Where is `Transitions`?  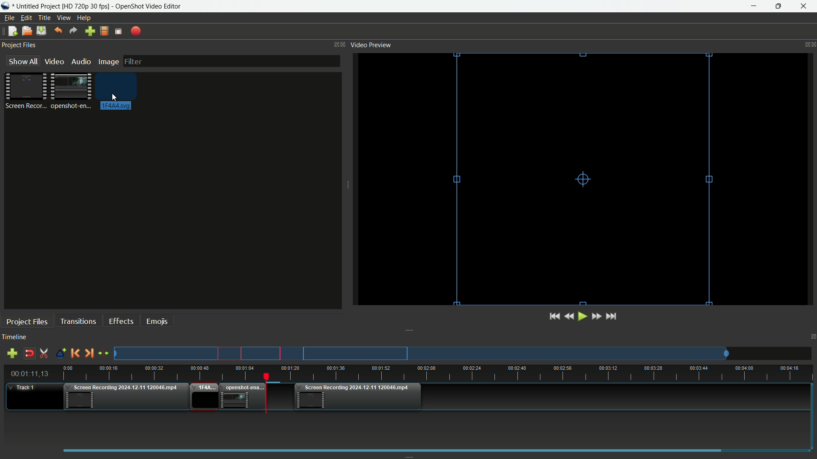 Transitions is located at coordinates (78, 321).